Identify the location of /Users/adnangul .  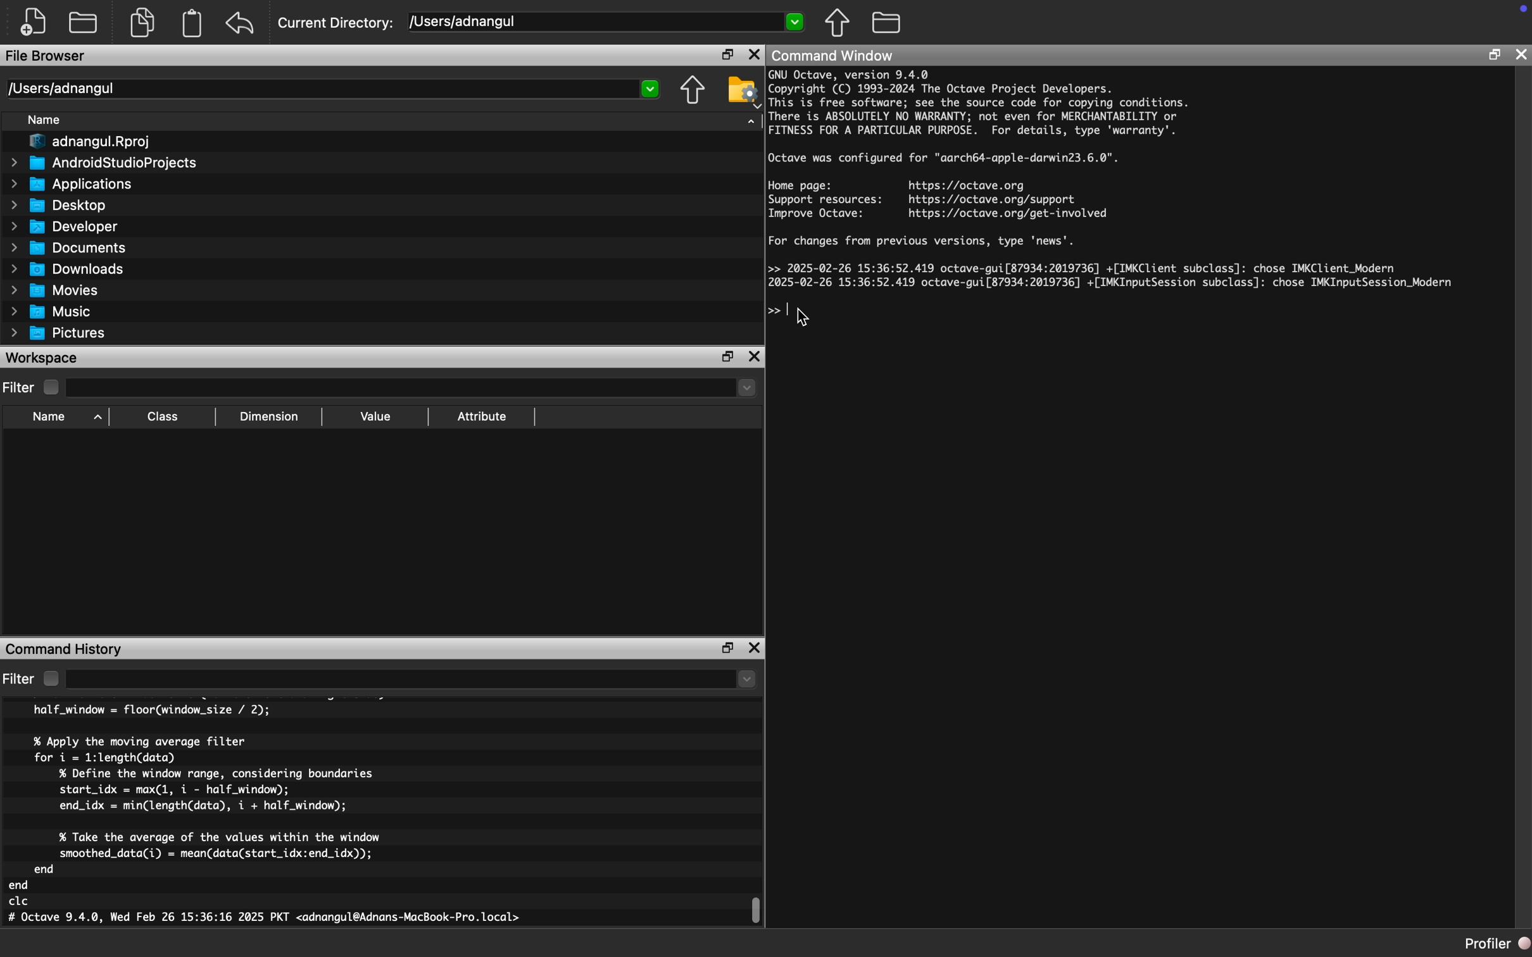
(604, 23).